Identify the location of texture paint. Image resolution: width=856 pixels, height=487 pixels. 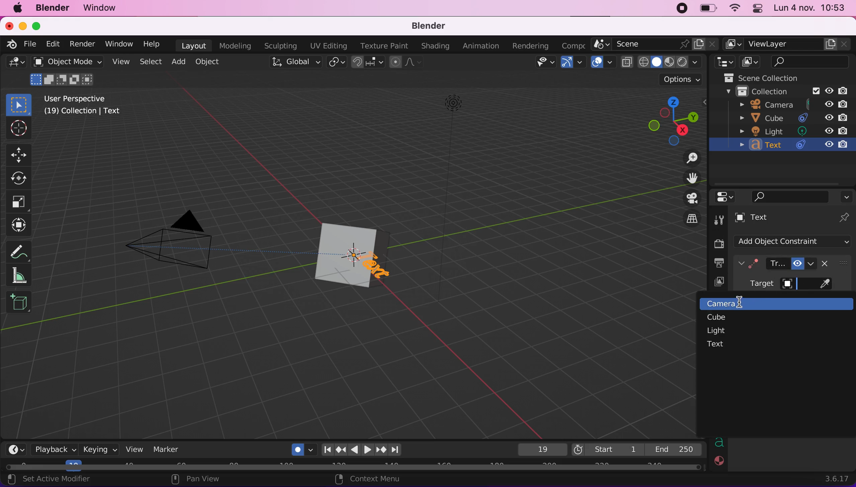
(386, 46).